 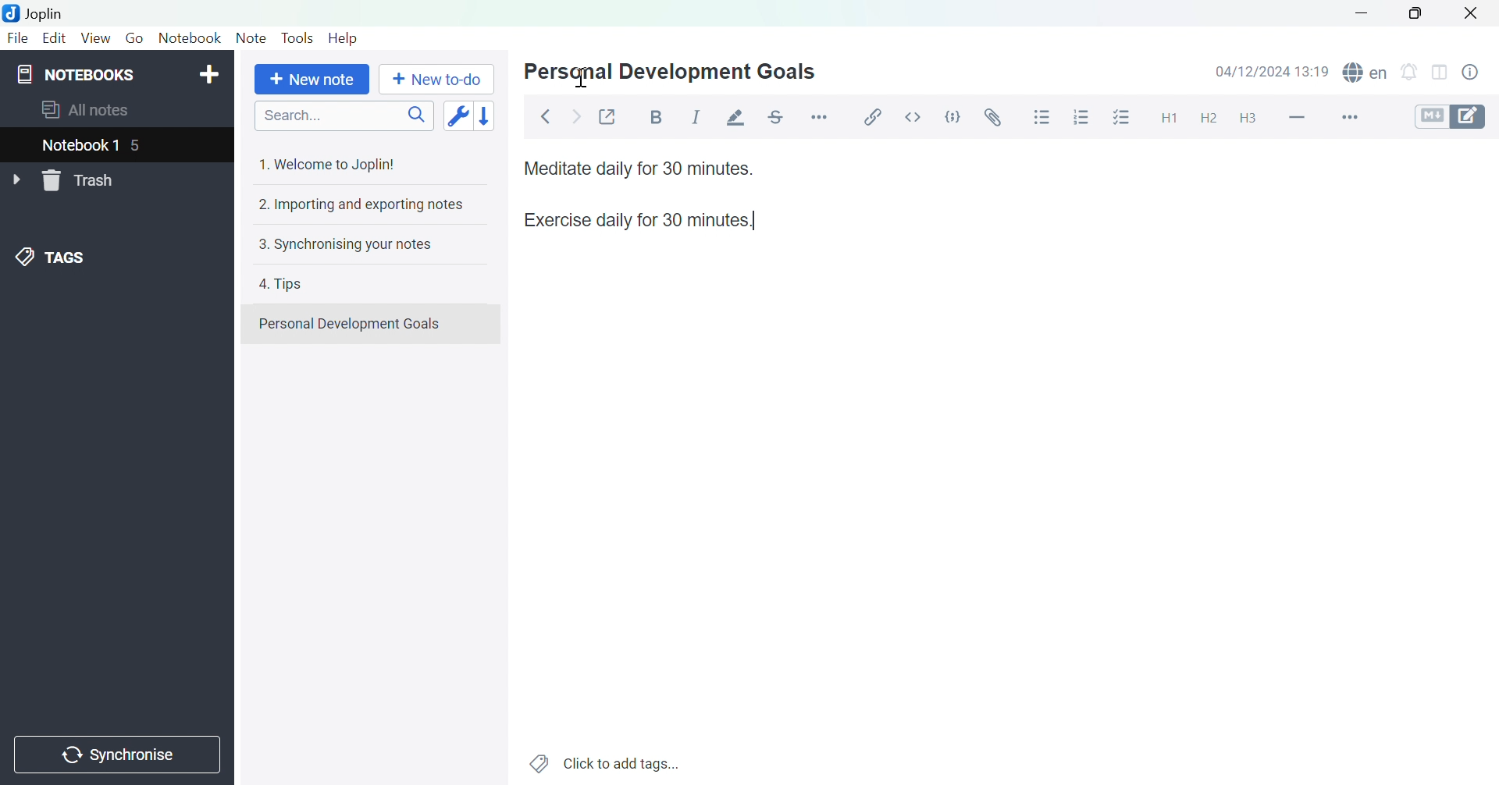 I want to click on Inline code, so click(x=911, y=119).